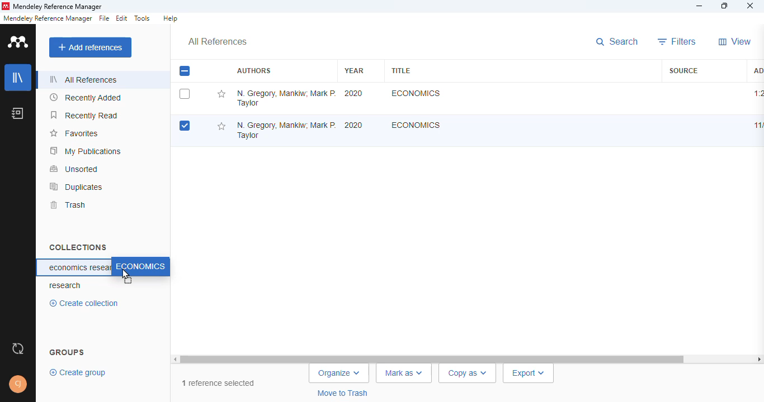 The image size is (764, 402). What do you see at coordinates (338, 374) in the screenshot?
I see `organize` at bounding box center [338, 374].